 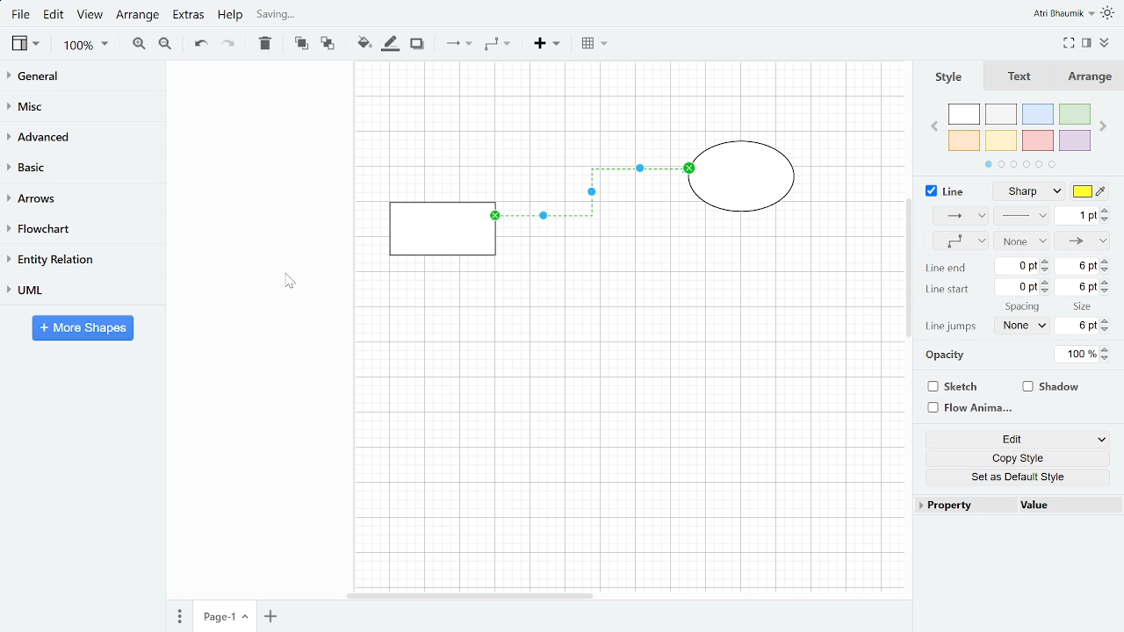 I want to click on Entity relation, so click(x=80, y=258).